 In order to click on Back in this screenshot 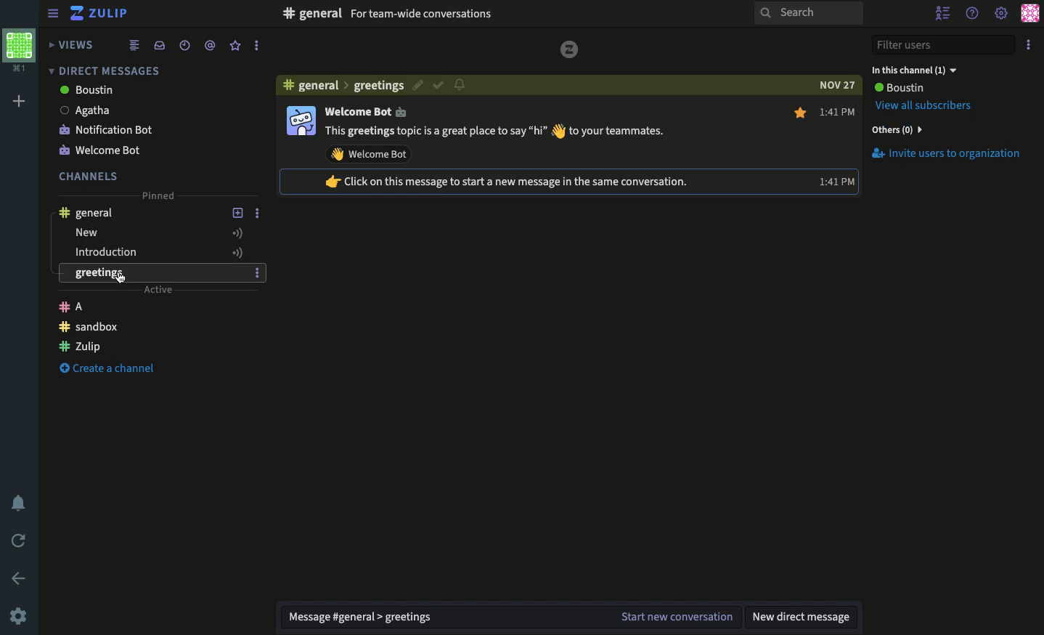, I will do `click(20, 578)`.